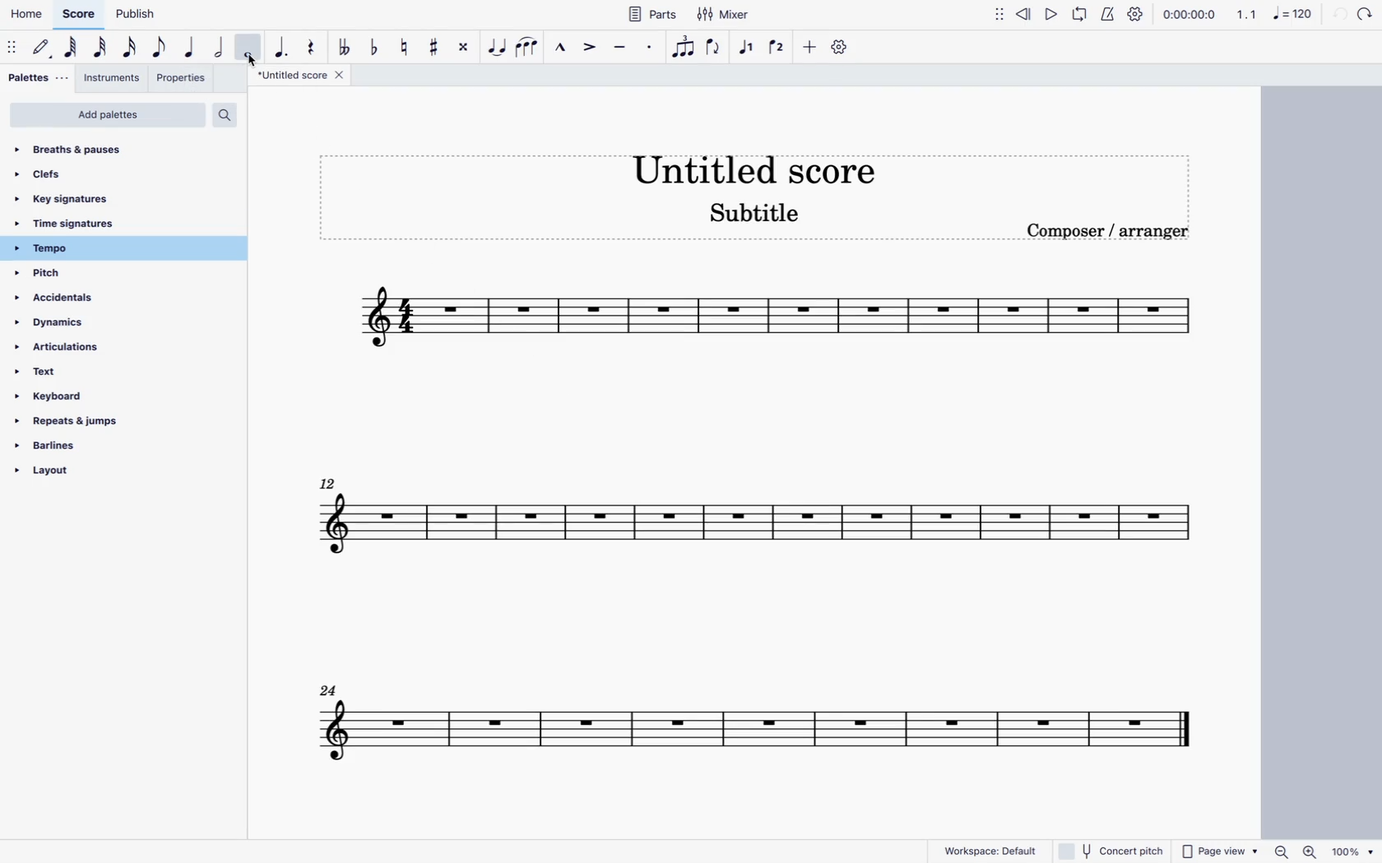 The height and width of the screenshot is (863, 1382). Describe the element at coordinates (230, 115) in the screenshot. I see `search` at that location.